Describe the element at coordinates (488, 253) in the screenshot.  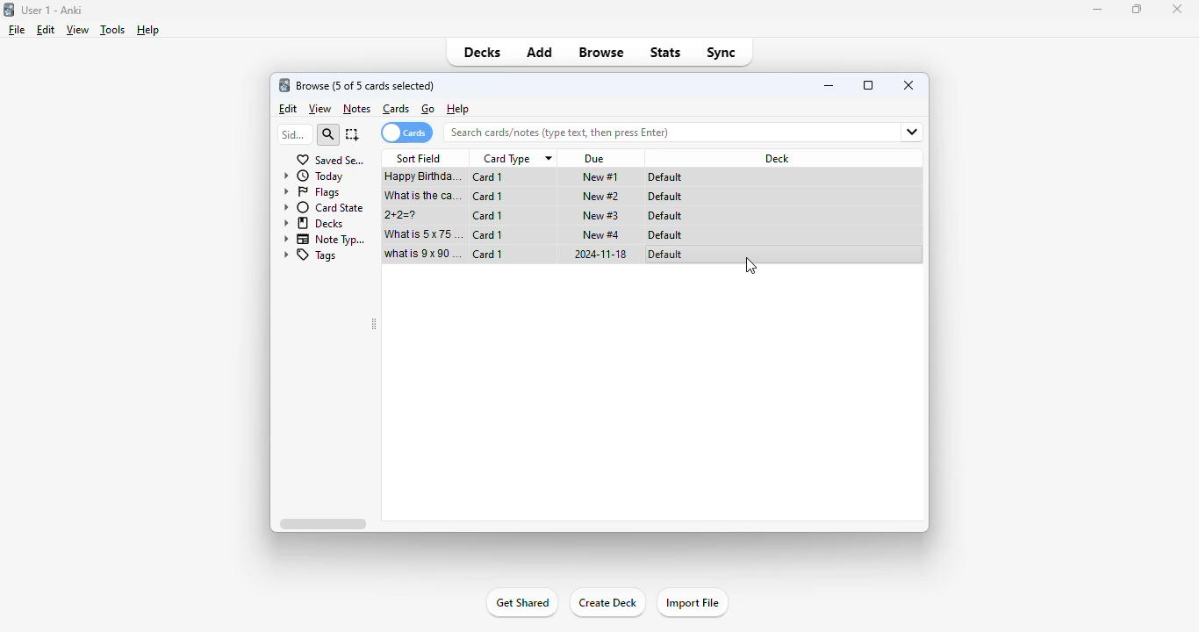
I see `card 1 ` at that location.